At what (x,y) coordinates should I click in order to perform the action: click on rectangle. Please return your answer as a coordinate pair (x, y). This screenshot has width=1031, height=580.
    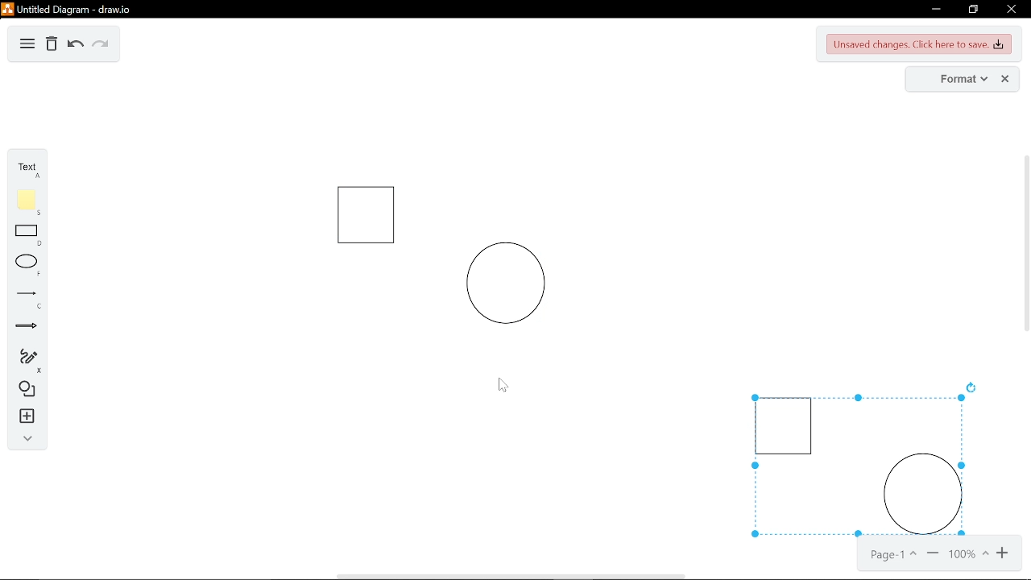
    Looking at the image, I should click on (27, 236).